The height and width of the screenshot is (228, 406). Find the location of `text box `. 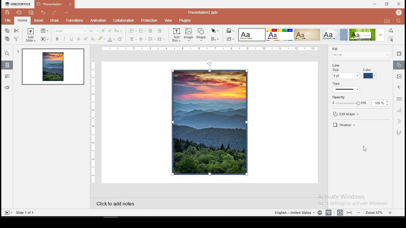

text box  is located at coordinates (176, 35).